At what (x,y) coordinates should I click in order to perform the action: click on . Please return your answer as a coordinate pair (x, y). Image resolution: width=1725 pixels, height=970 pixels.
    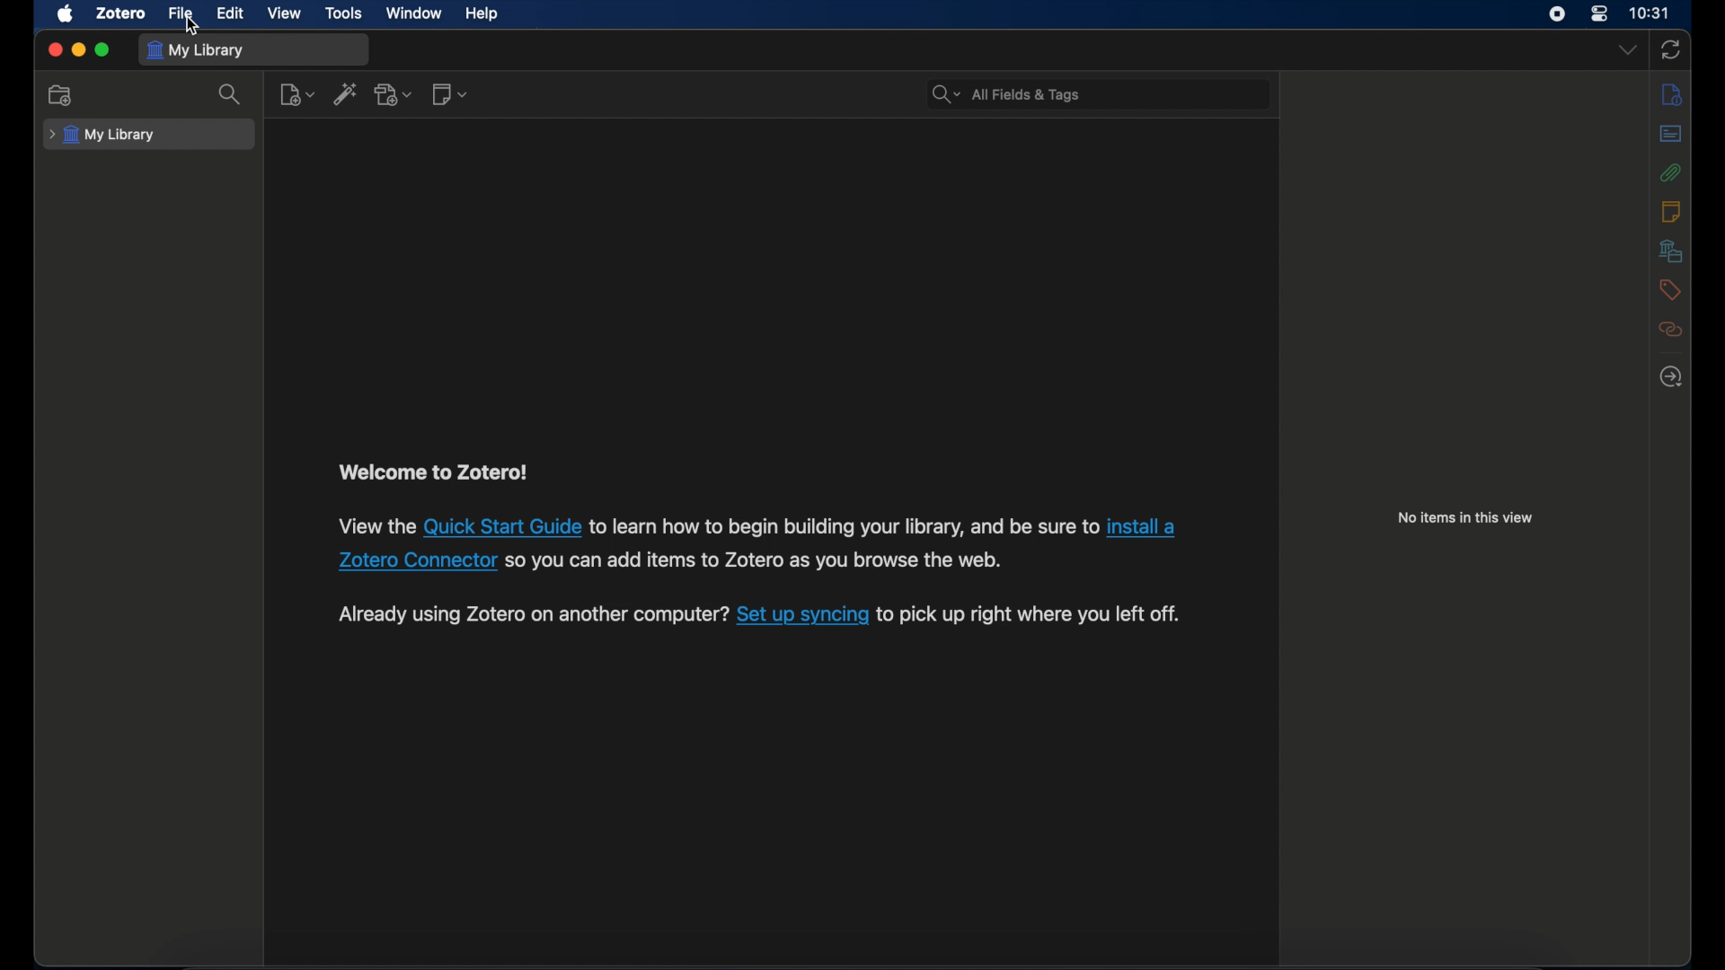
    Looking at the image, I should click on (376, 525).